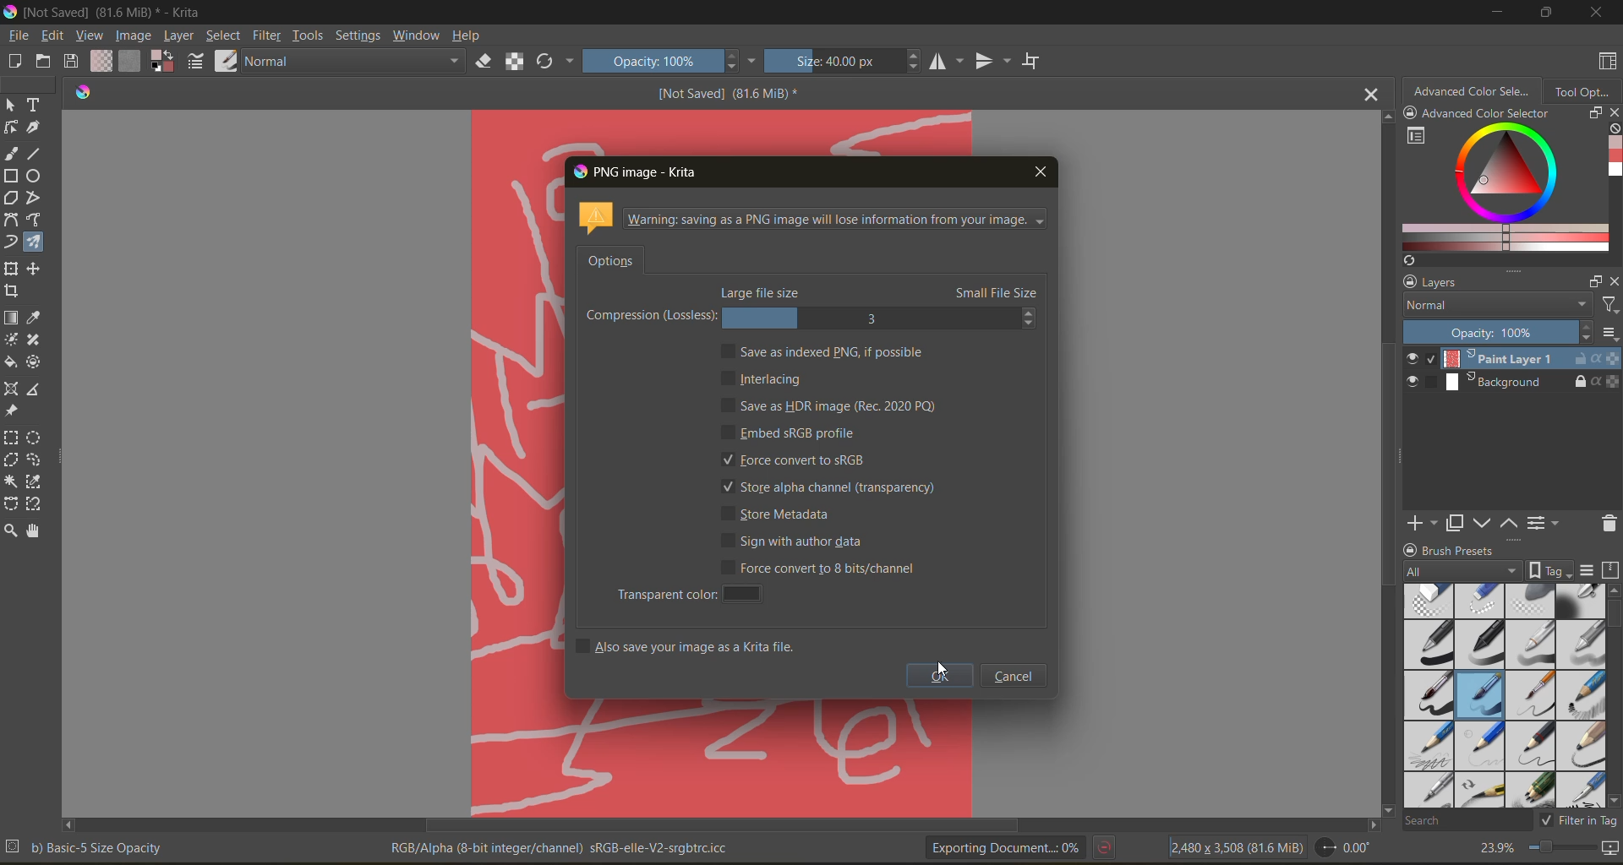 The height and width of the screenshot is (865, 1623). What do you see at coordinates (310, 35) in the screenshot?
I see `tools` at bounding box center [310, 35].